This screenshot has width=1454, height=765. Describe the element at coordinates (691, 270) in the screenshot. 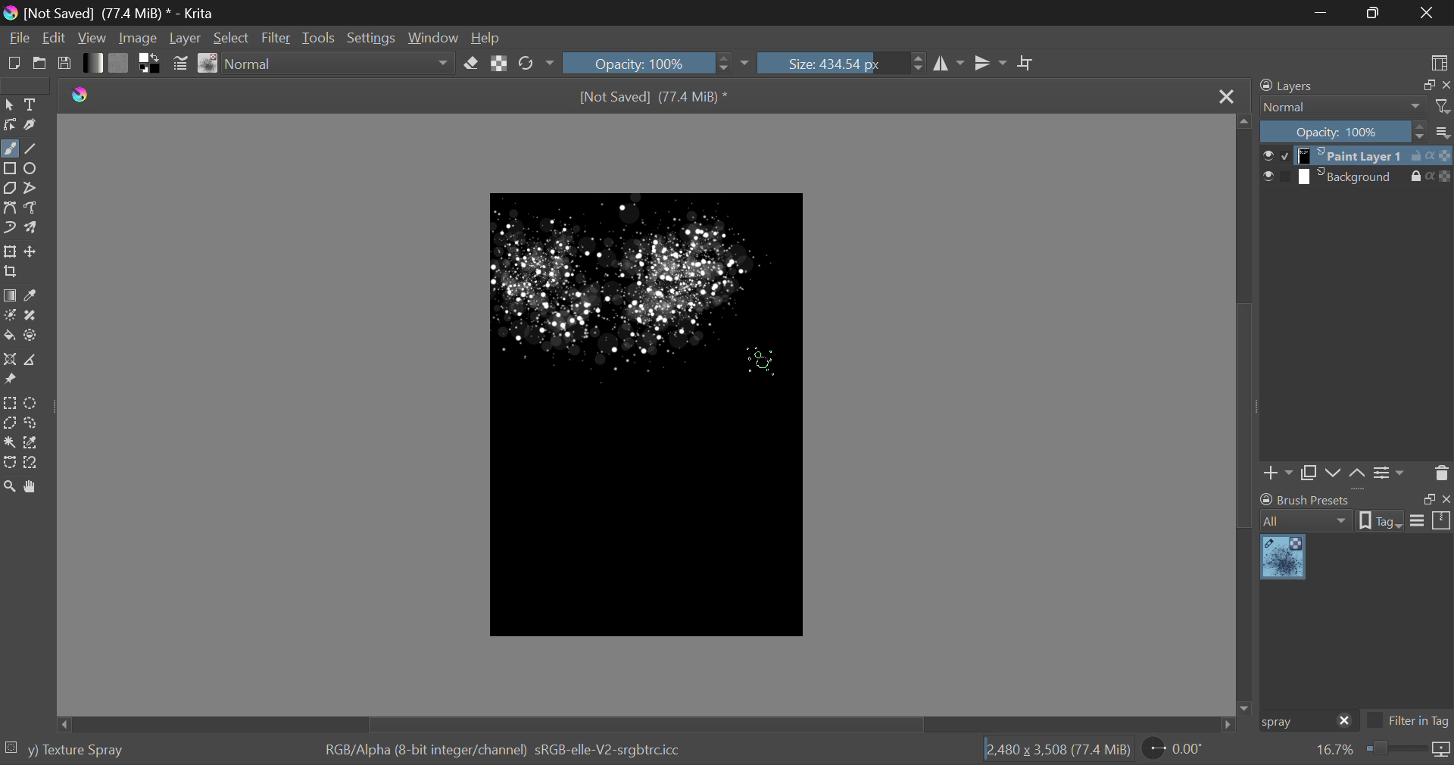

I see `Brush Stroke Added` at that location.